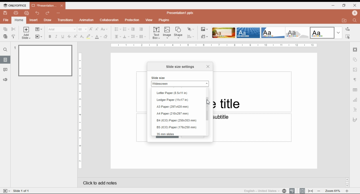  What do you see at coordinates (117, 37) in the screenshot?
I see `horizontal alignment` at bounding box center [117, 37].